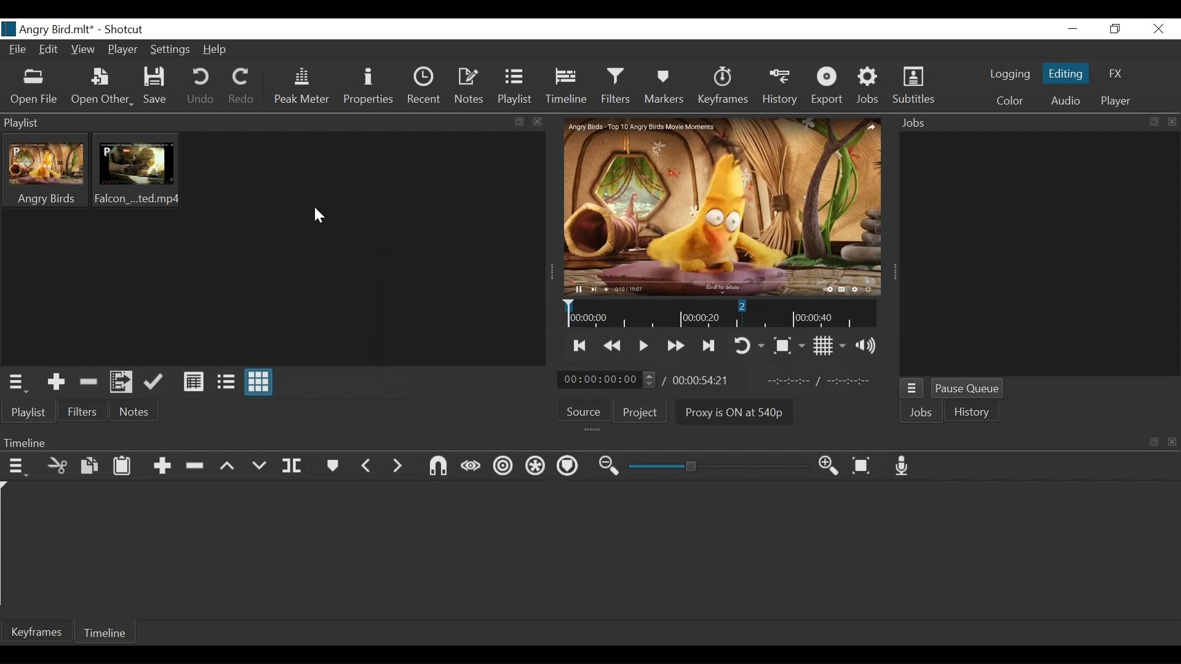 The width and height of the screenshot is (1181, 664). What do you see at coordinates (618, 86) in the screenshot?
I see `Filters` at bounding box center [618, 86].